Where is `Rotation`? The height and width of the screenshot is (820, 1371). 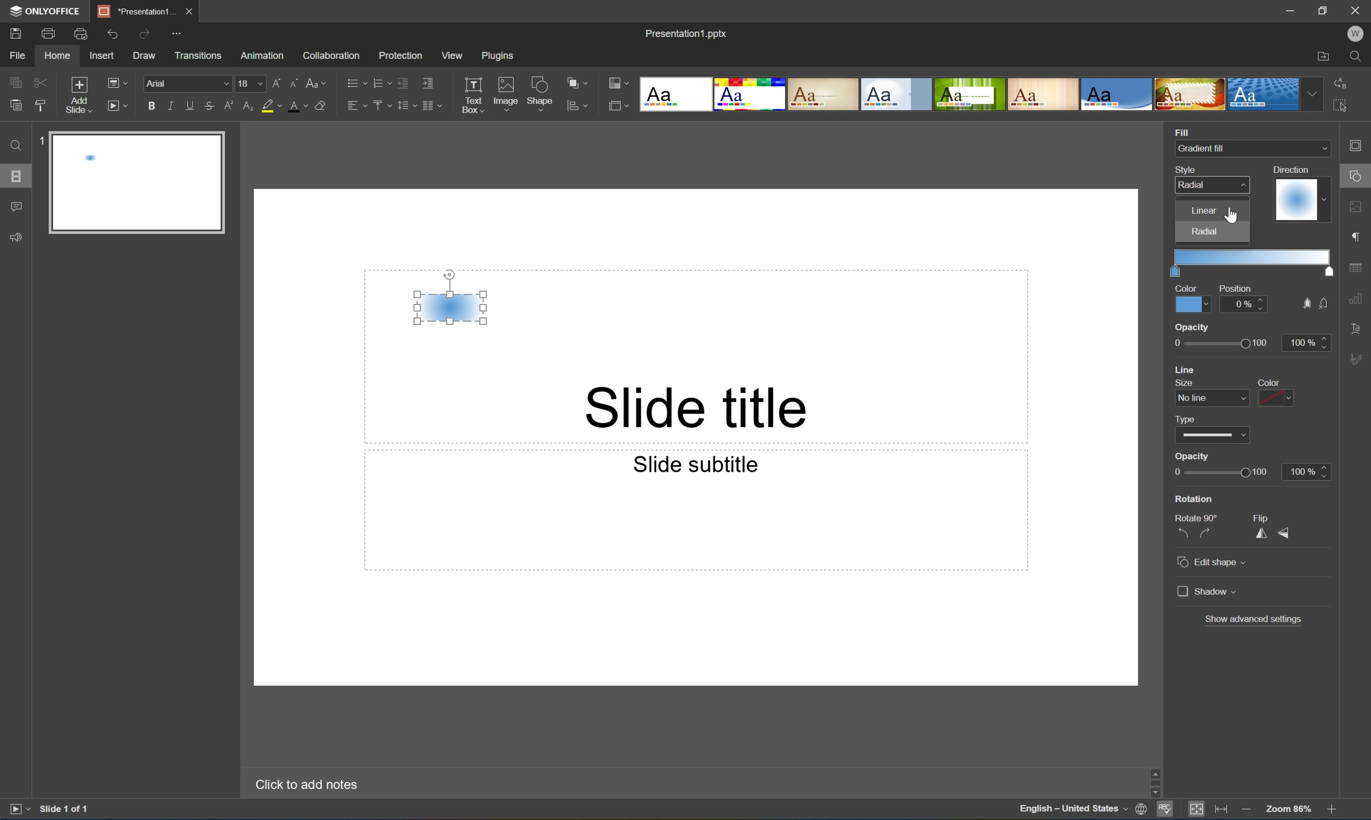 Rotation is located at coordinates (1195, 499).